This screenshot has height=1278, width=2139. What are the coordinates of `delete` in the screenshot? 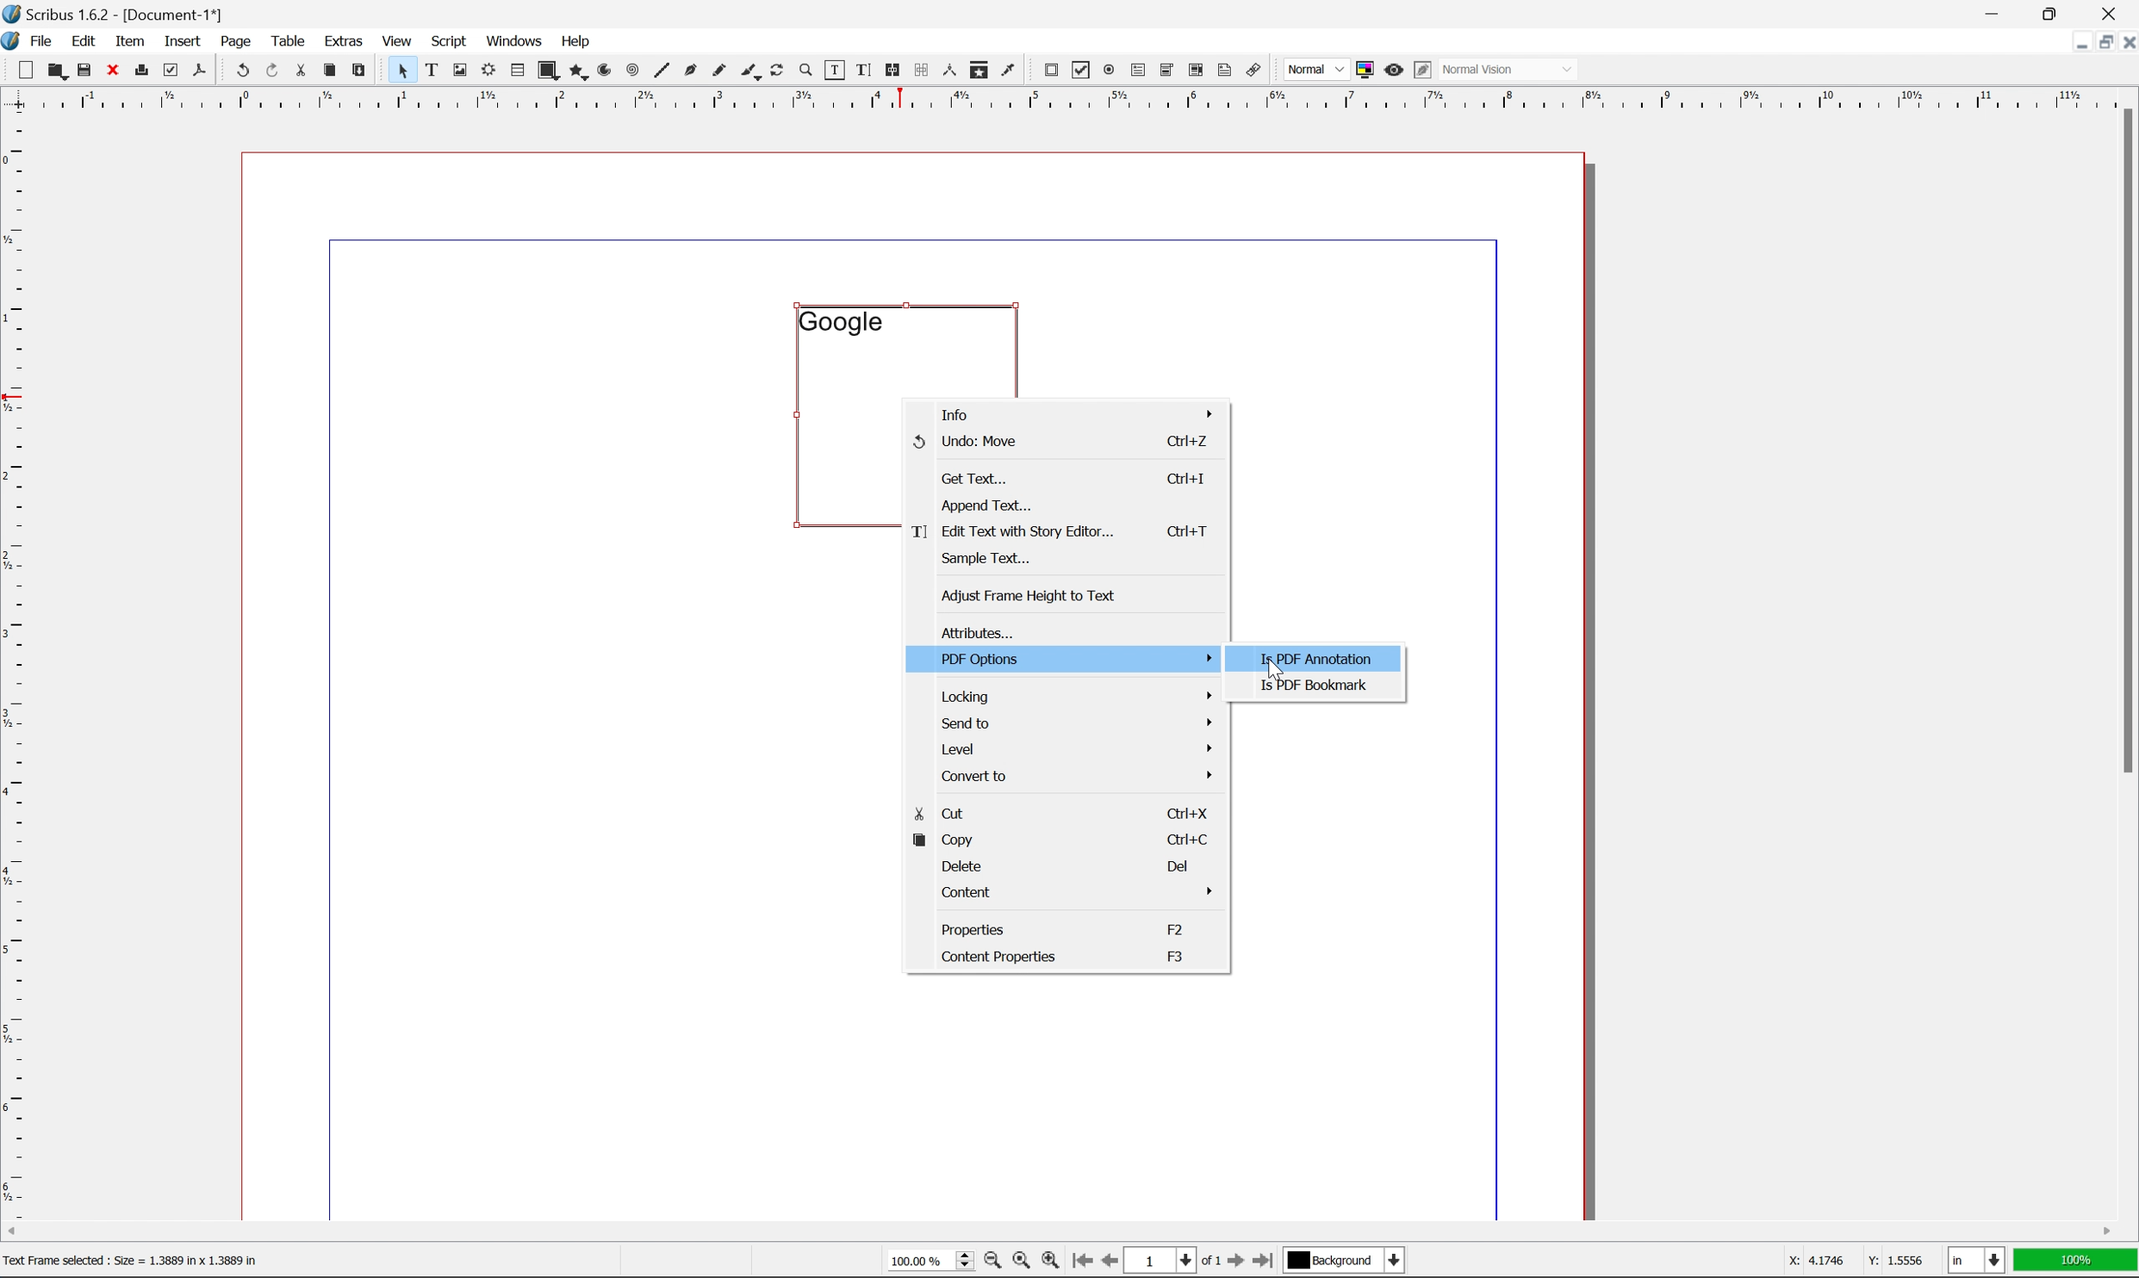 It's located at (961, 866).